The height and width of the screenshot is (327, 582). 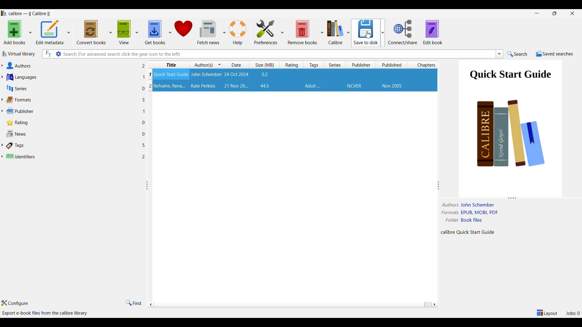 What do you see at coordinates (434, 304) in the screenshot?
I see `scroll left` at bounding box center [434, 304].